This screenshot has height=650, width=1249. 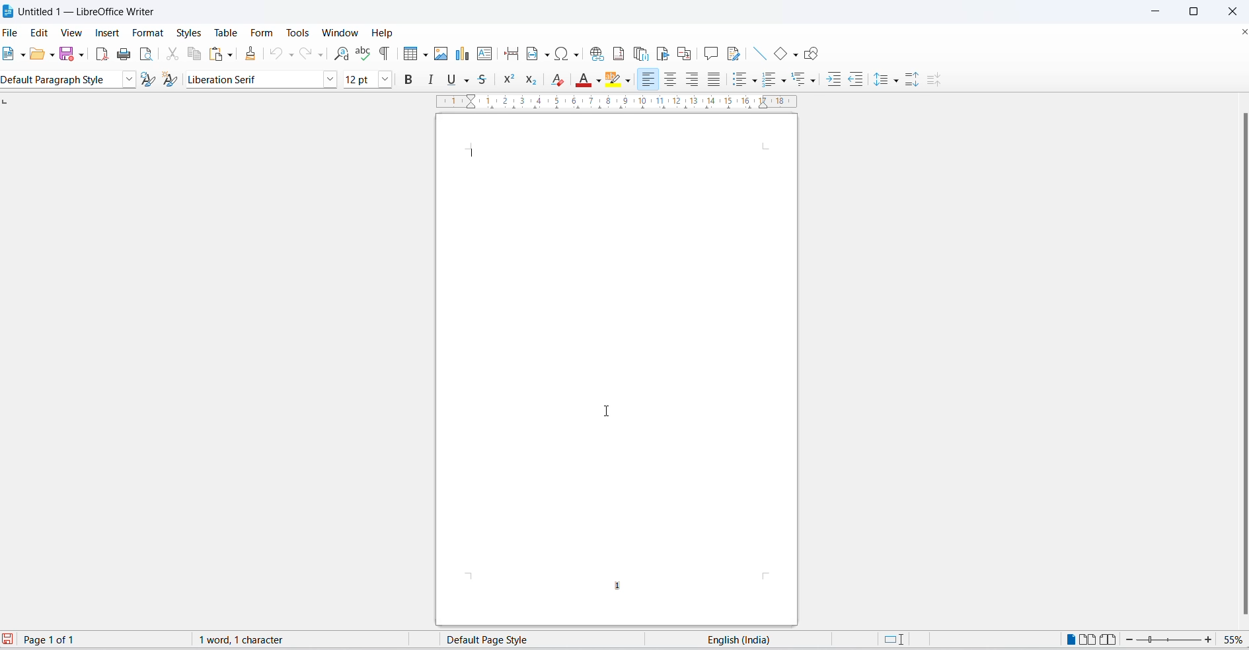 I want to click on insert line, so click(x=759, y=52).